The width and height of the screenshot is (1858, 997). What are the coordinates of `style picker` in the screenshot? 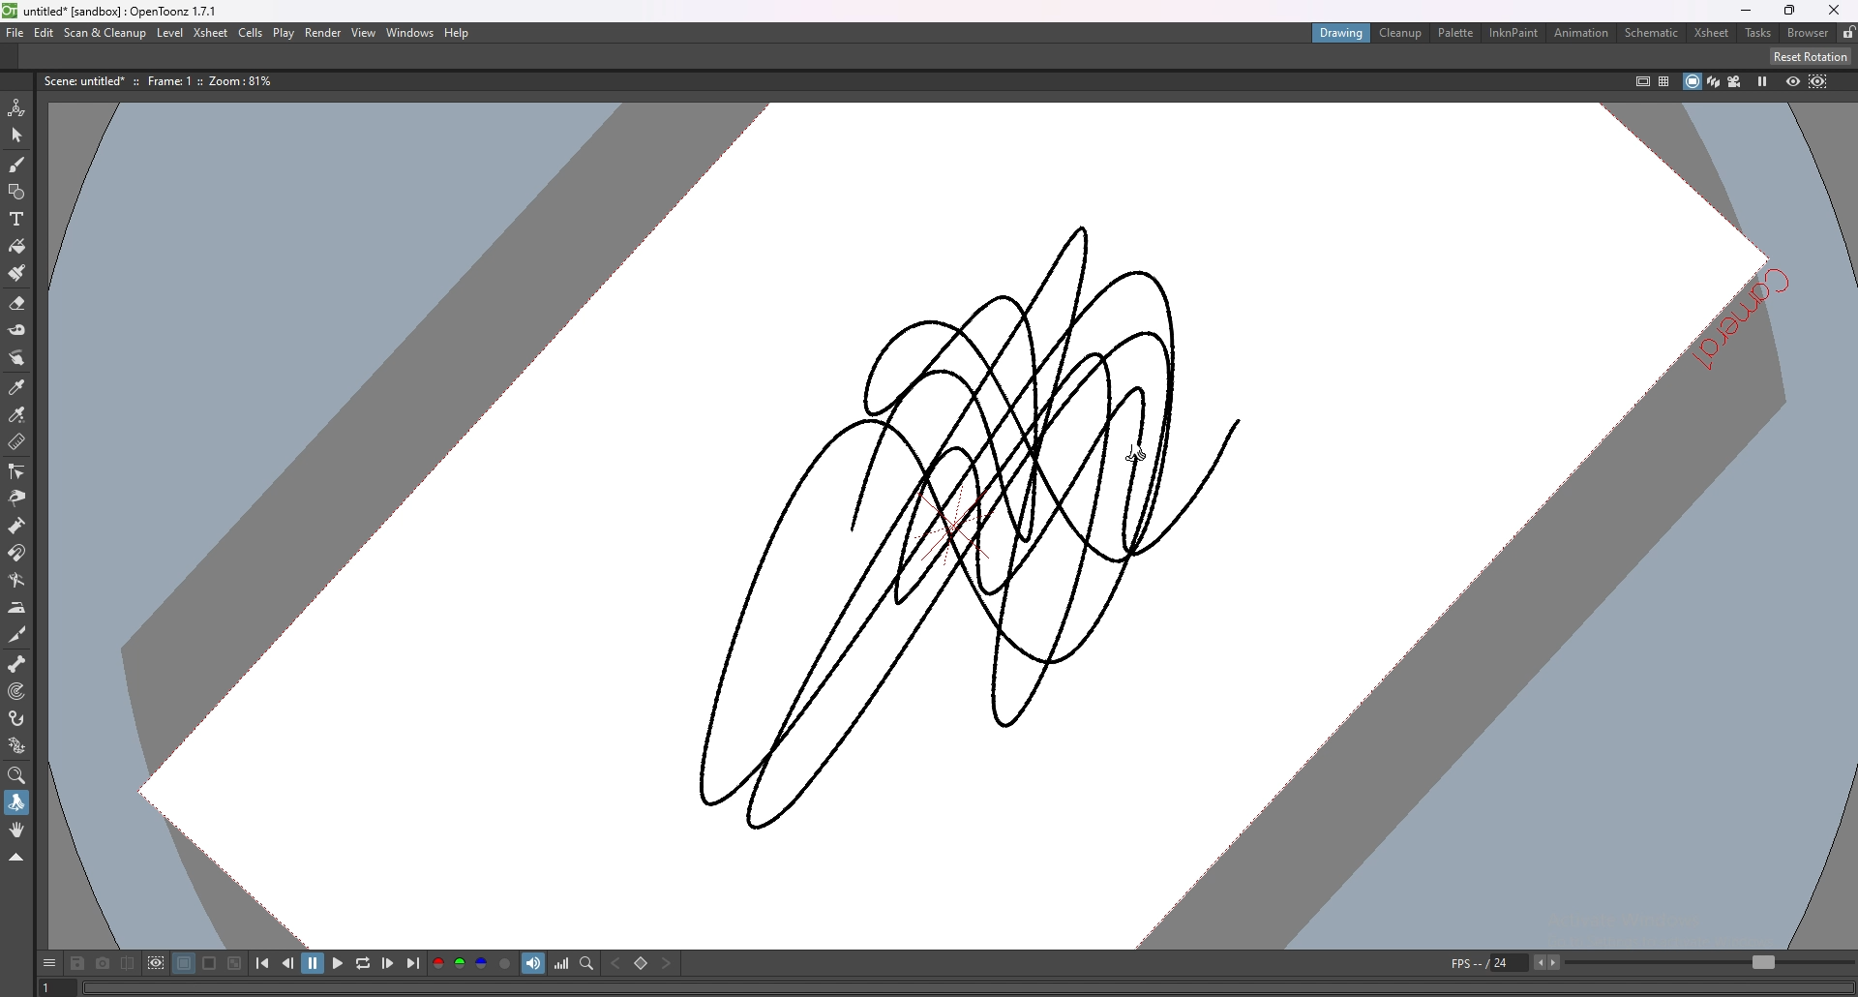 It's located at (18, 387).